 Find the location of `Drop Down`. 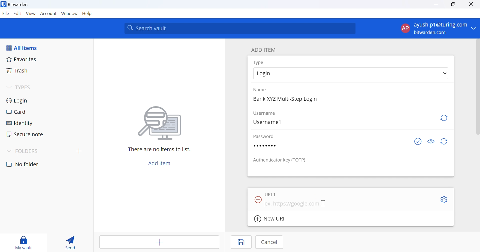

Drop Down is located at coordinates (475, 28).